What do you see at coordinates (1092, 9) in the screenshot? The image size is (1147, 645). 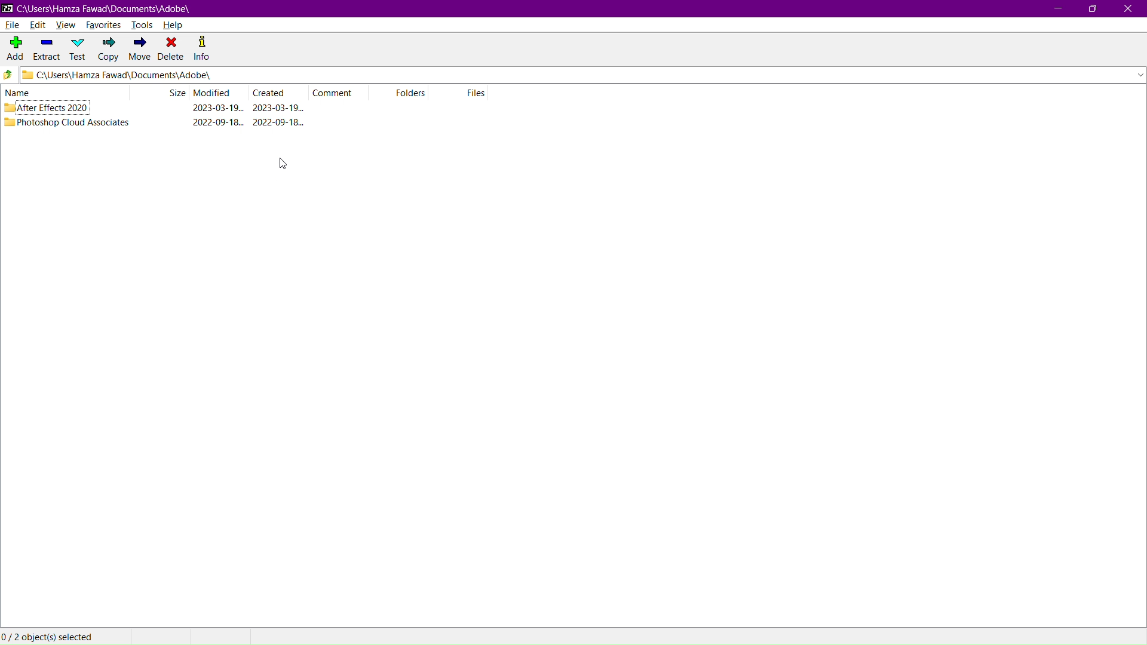 I see `Maximize` at bounding box center [1092, 9].